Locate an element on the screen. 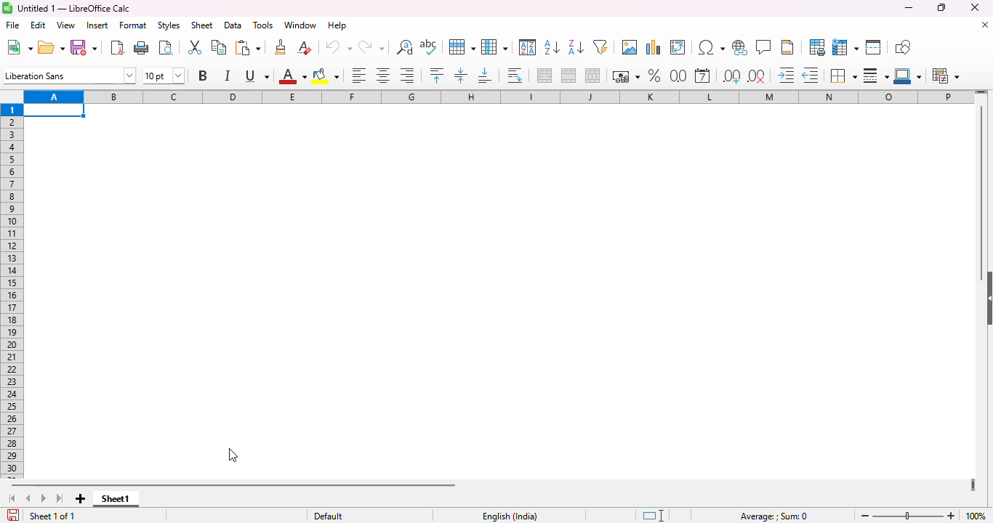 This screenshot has height=523, width=993. clone formatting is located at coordinates (280, 46).